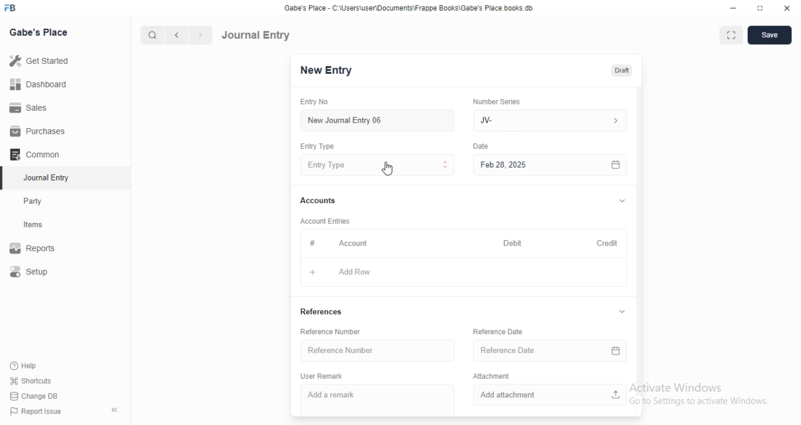 The height and width of the screenshot is (425, 801). What do you see at coordinates (112, 411) in the screenshot?
I see `hide` at bounding box center [112, 411].